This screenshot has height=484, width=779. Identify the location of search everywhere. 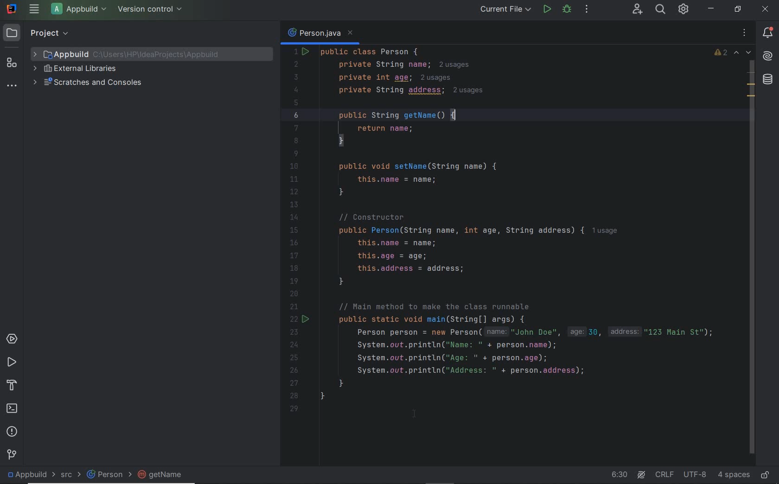
(661, 10).